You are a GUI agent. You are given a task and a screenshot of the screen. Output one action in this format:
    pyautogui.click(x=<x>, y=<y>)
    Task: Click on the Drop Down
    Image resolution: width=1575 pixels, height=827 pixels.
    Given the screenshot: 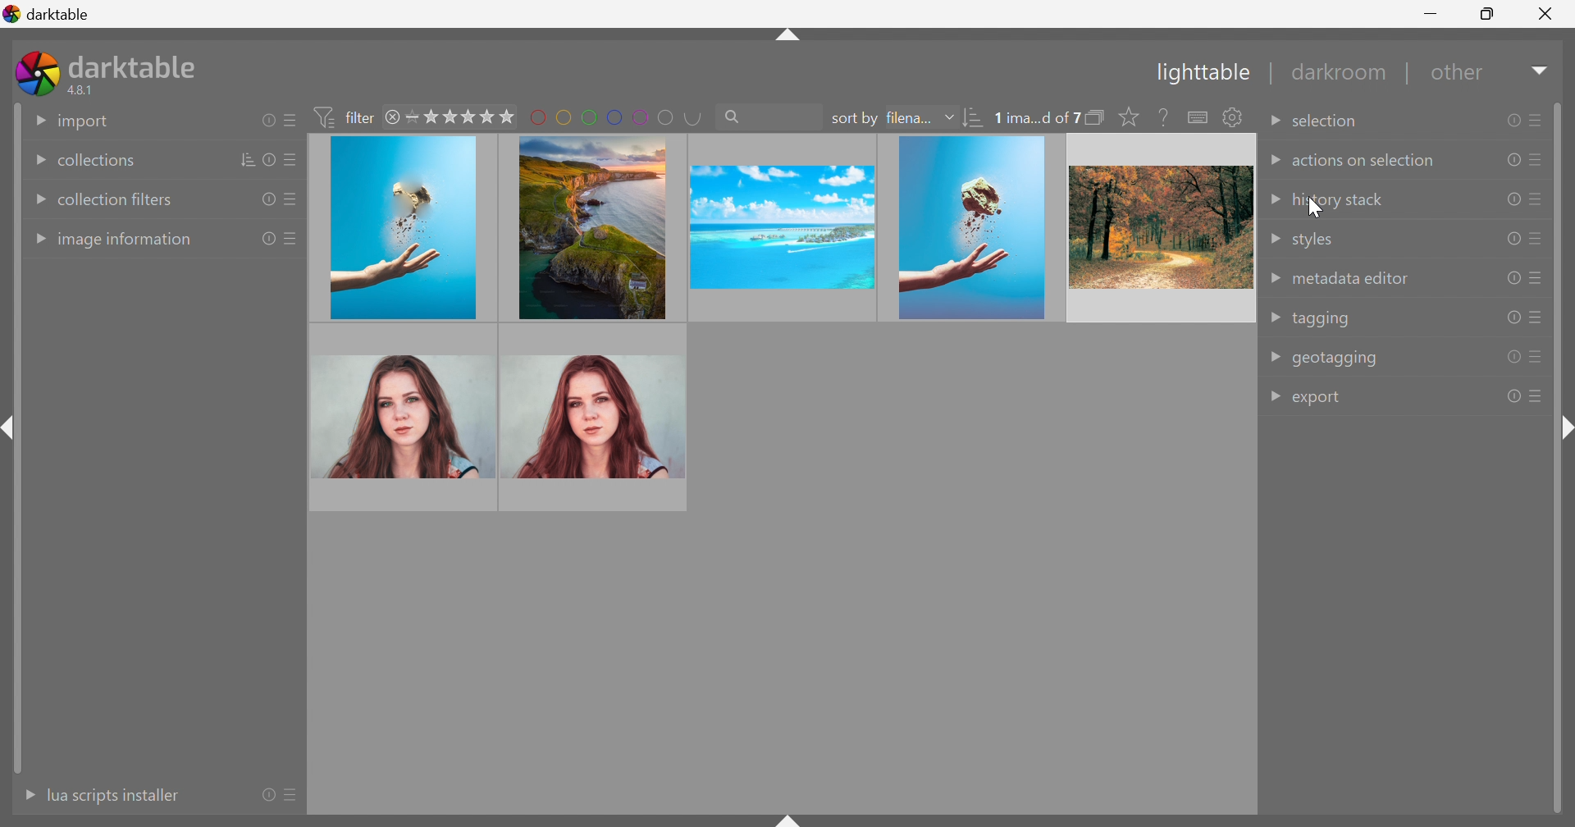 What is the action you would take?
    pyautogui.click(x=1273, y=160)
    